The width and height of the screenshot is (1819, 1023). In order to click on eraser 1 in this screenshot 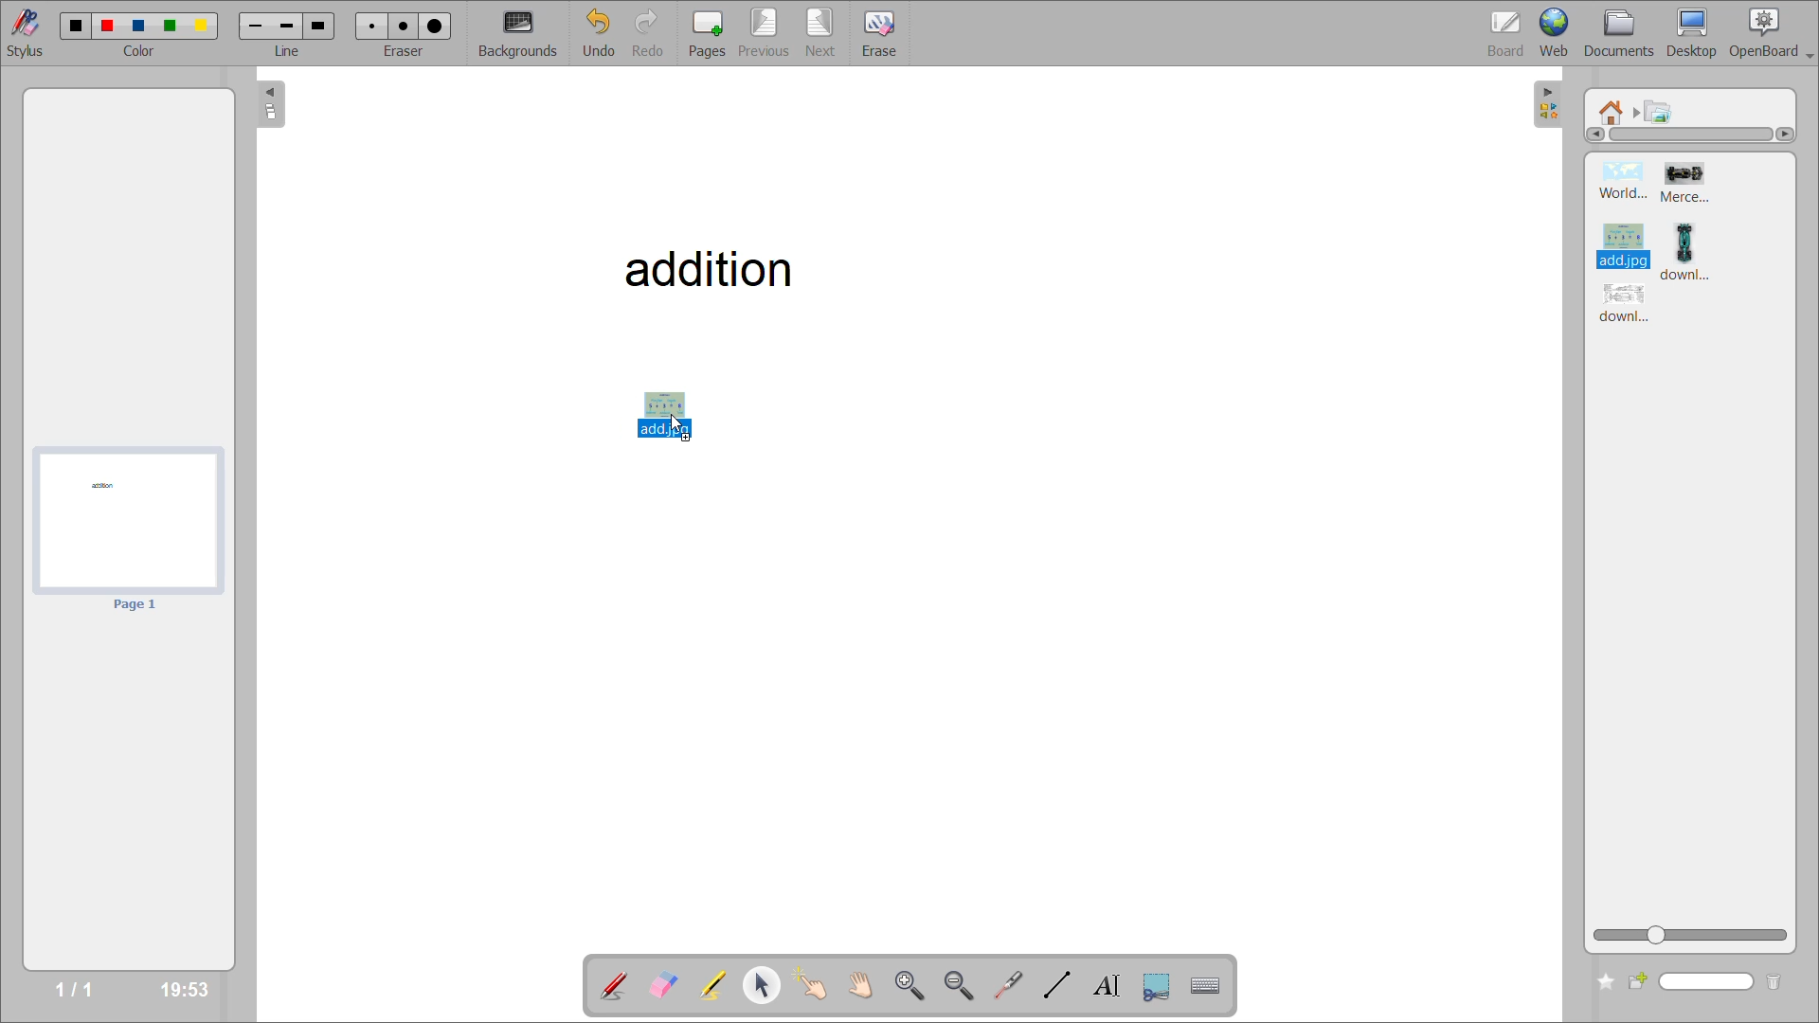, I will do `click(373, 25)`.